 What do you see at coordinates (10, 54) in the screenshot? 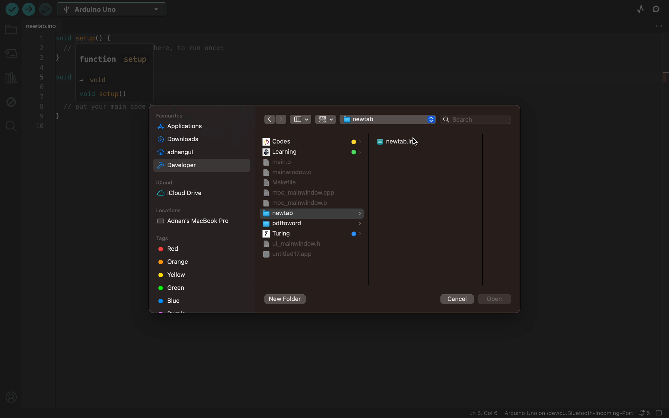
I see `board selecter` at bounding box center [10, 54].